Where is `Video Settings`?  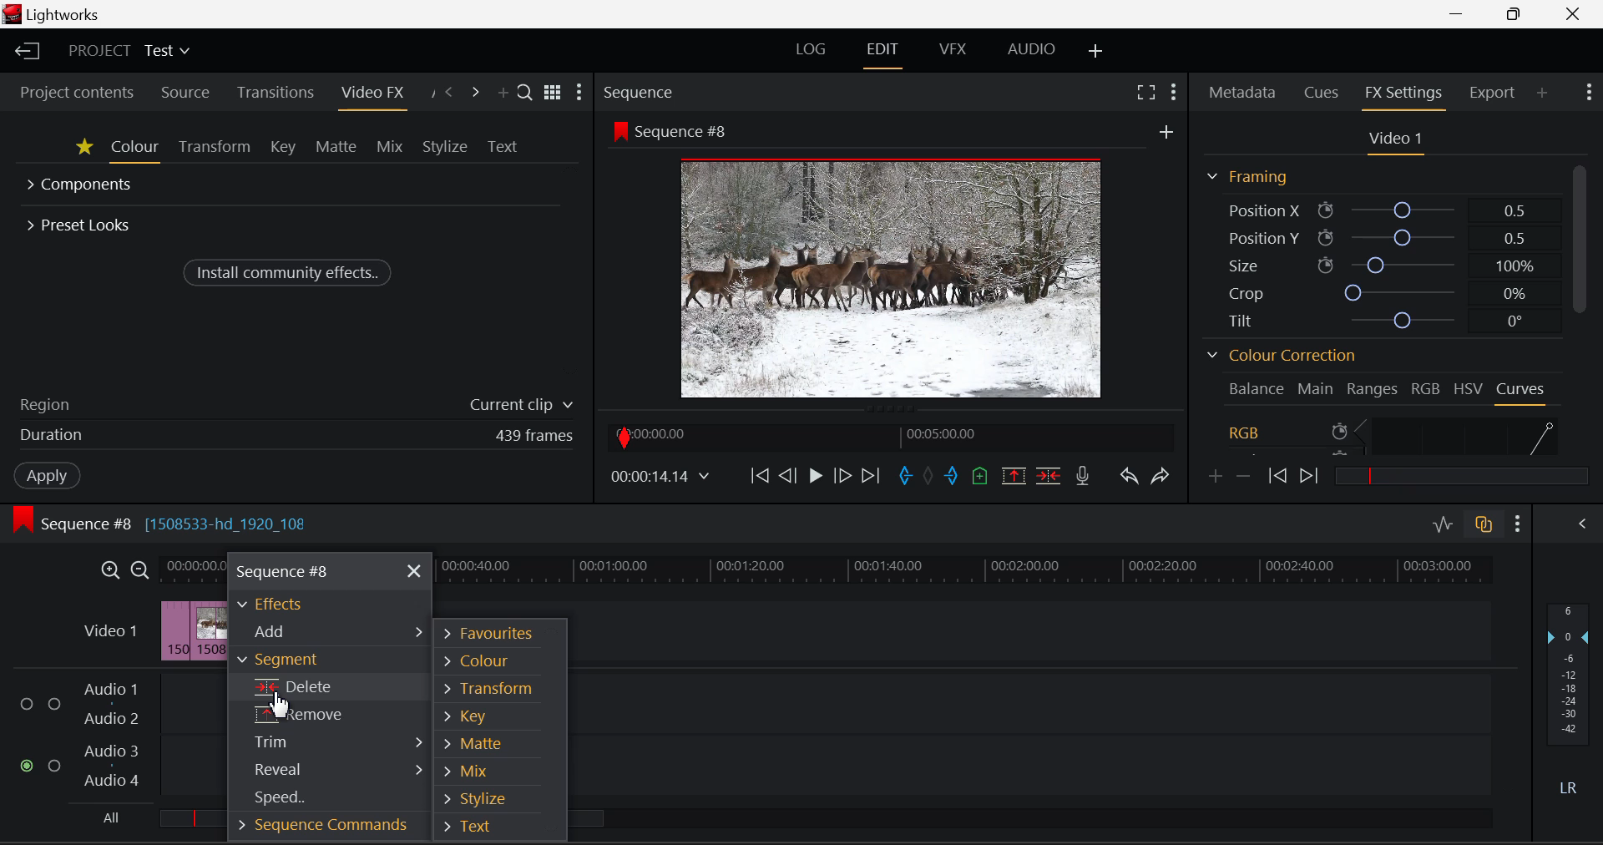
Video Settings is located at coordinates (1391, 140).